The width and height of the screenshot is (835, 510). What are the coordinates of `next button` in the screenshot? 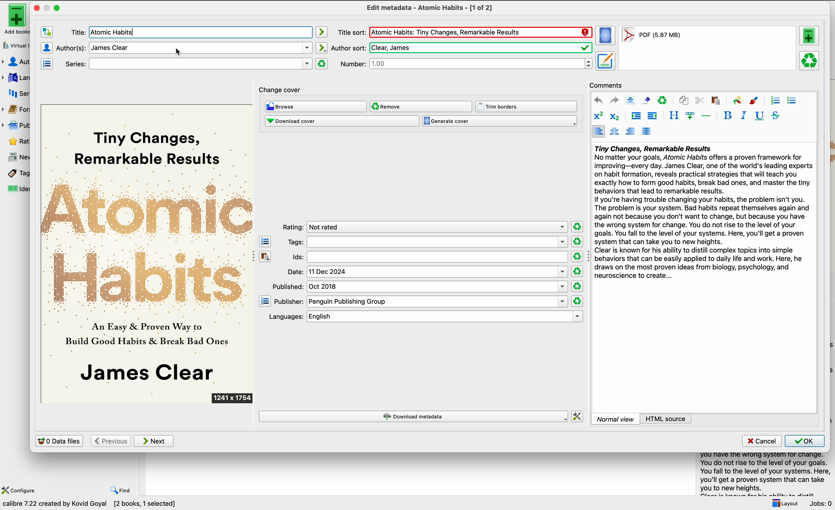 It's located at (155, 441).